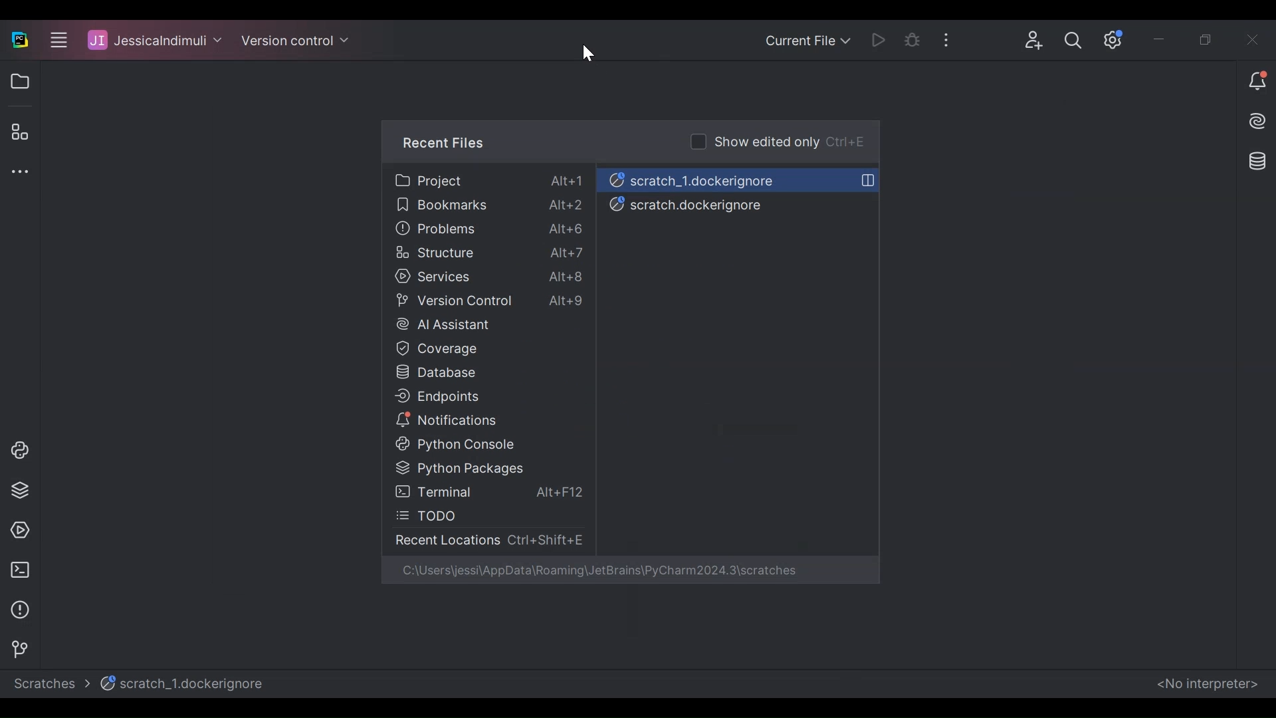 This screenshot has height=718, width=1276. Describe the element at coordinates (486, 539) in the screenshot. I see `Recent location` at that location.